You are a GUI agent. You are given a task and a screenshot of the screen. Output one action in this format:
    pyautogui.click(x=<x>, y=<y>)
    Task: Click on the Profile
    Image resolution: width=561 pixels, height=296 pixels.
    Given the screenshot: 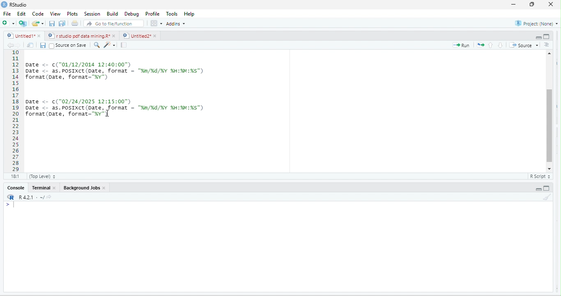 What is the action you would take?
    pyautogui.click(x=151, y=14)
    